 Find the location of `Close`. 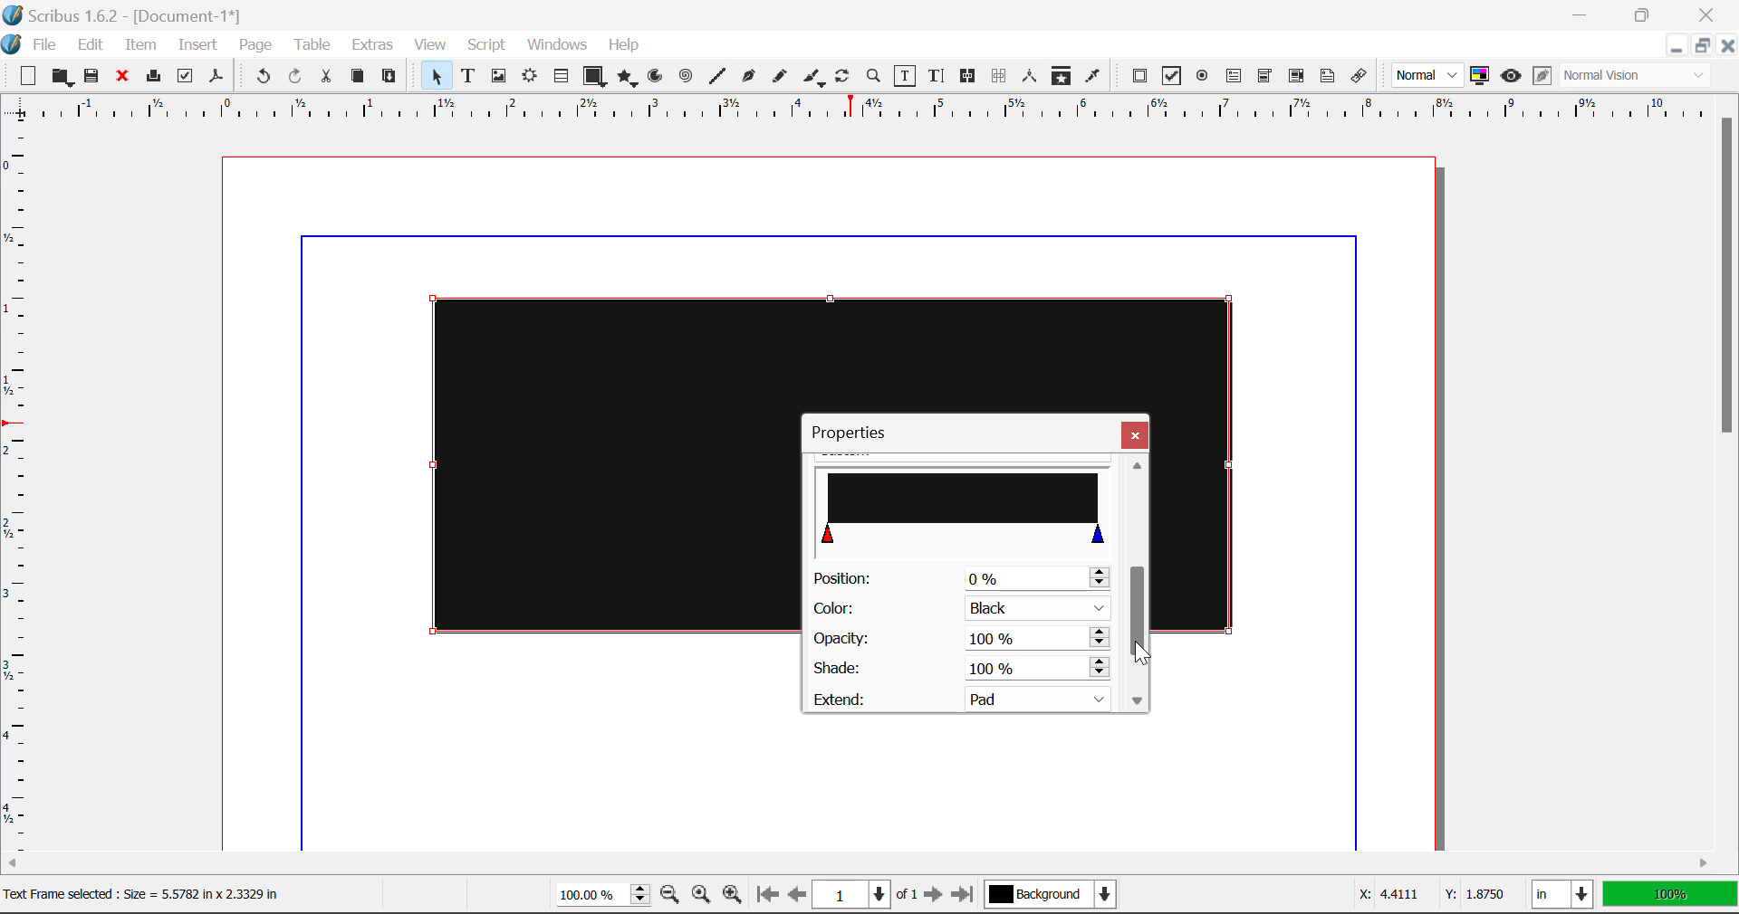

Close is located at coordinates (1135, 434).